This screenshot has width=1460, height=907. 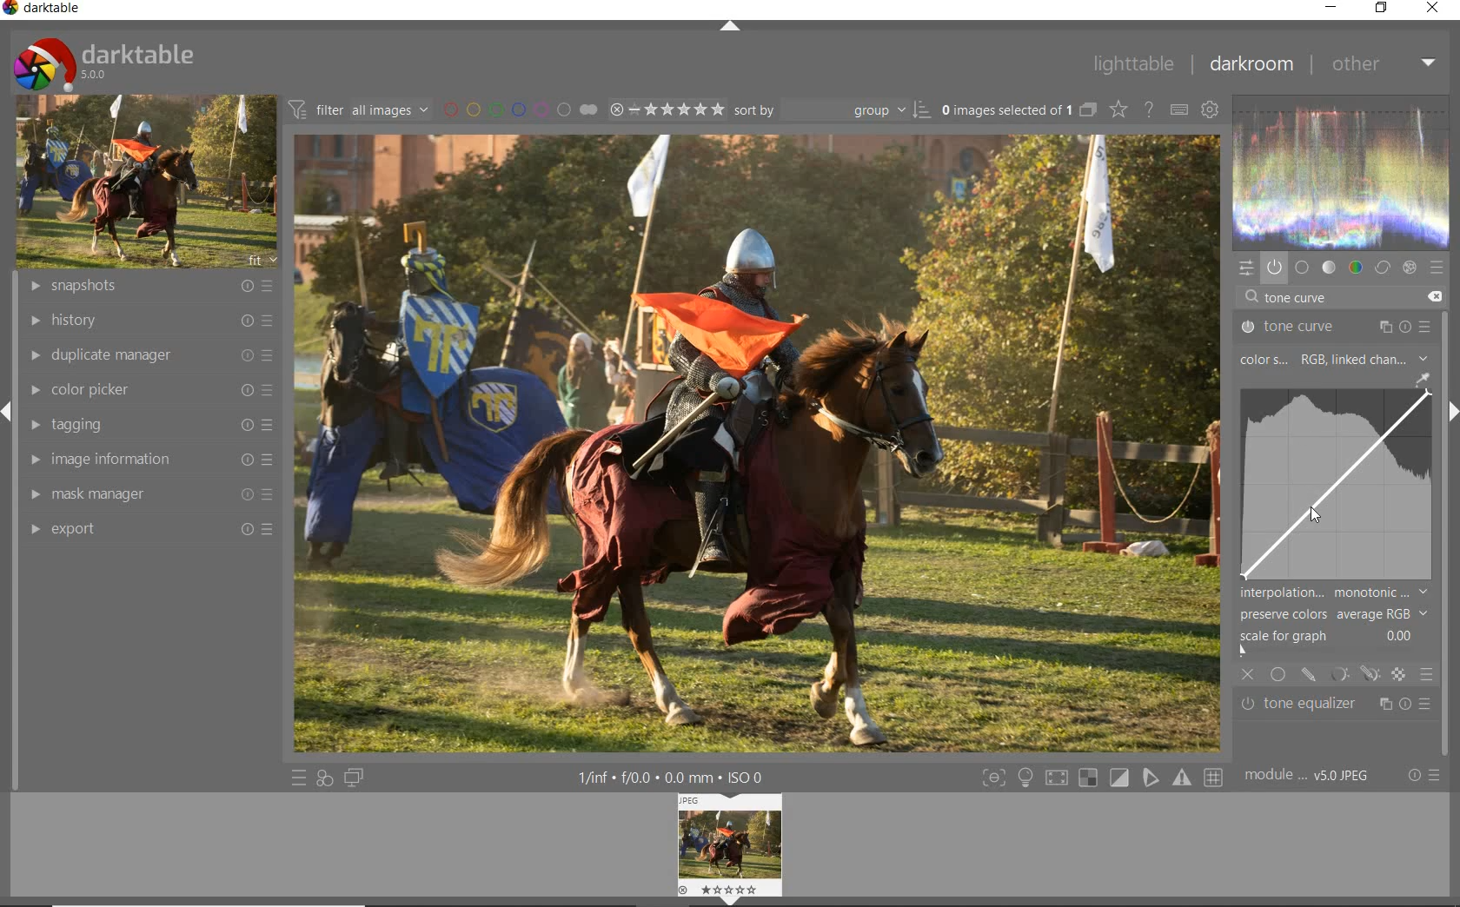 I want to click on darkroom, so click(x=1251, y=66).